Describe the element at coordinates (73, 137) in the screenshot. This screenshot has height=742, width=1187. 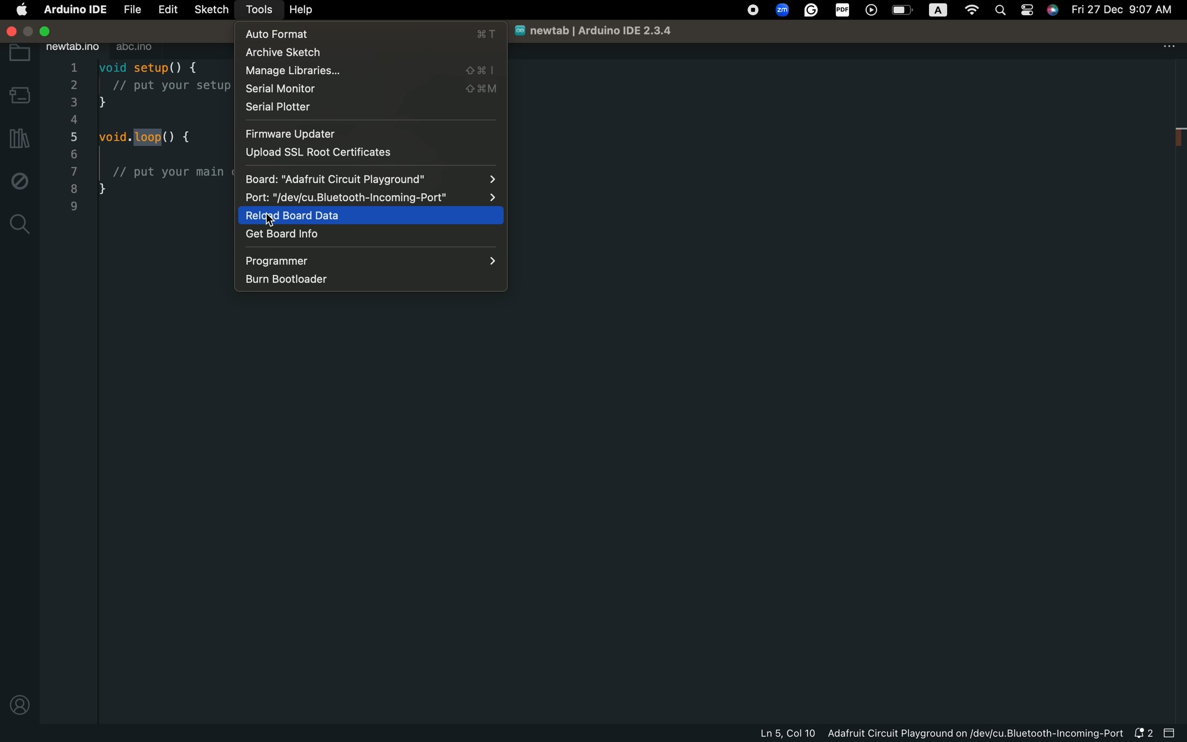
I see `5` at that location.